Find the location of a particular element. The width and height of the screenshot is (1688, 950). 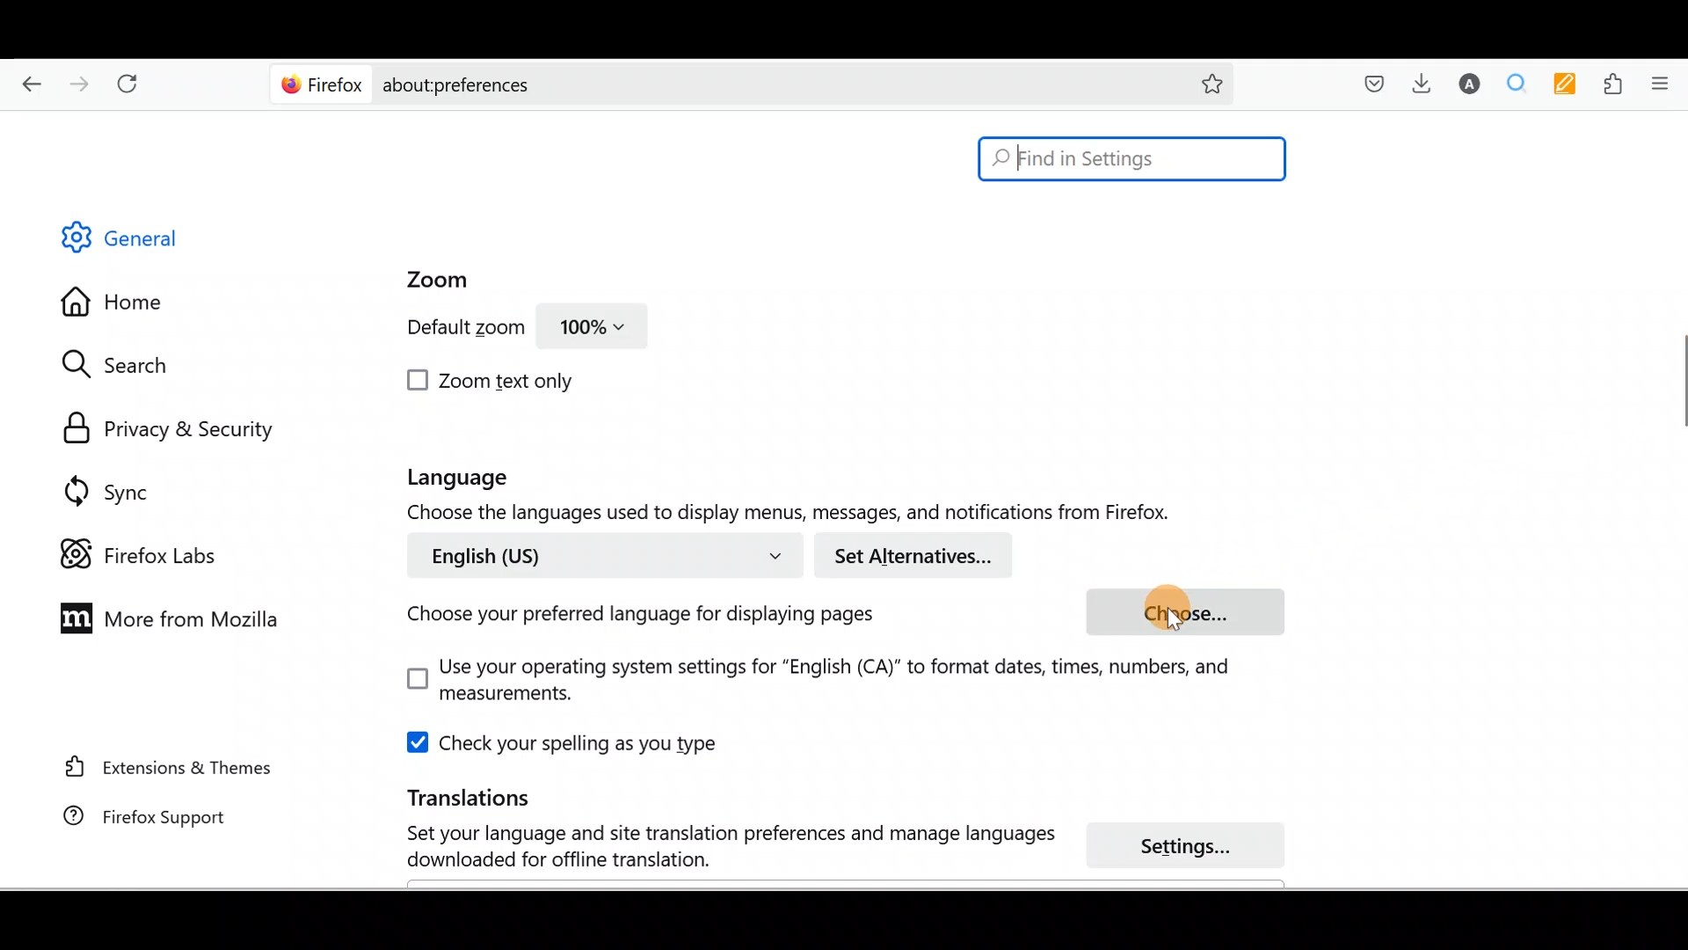

Reload current page is located at coordinates (134, 80).